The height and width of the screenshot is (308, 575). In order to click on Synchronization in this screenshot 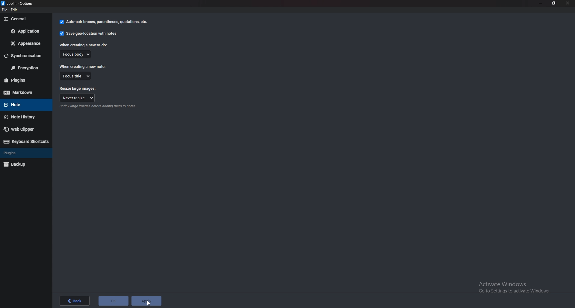, I will do `click(26, 56)`.